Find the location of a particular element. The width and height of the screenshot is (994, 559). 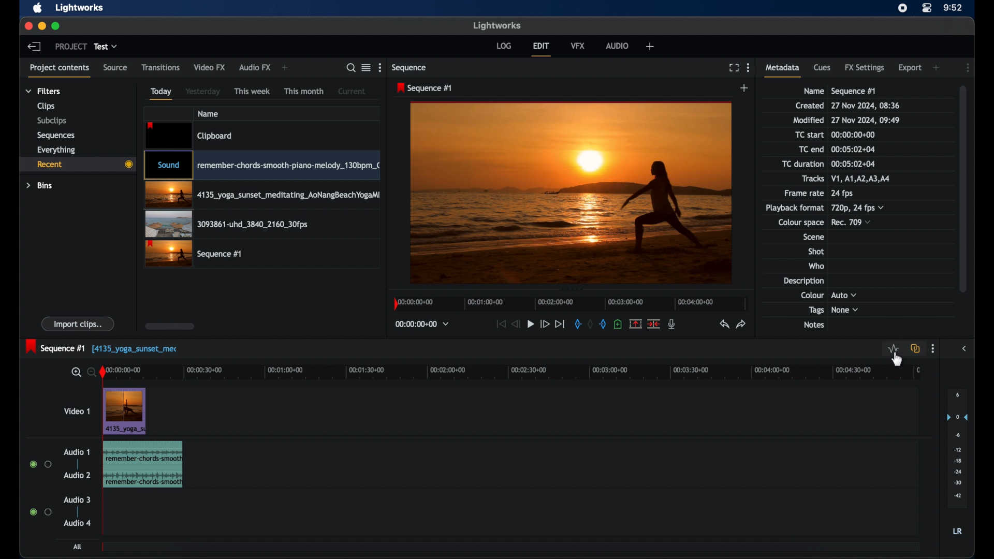

more options is located at coordinates (933, 349).